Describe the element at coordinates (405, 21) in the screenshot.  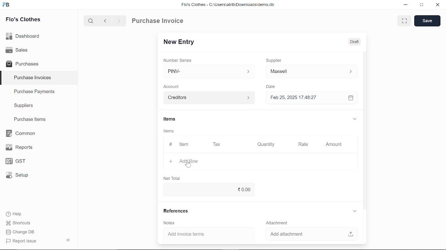
I see `full view` at that location.